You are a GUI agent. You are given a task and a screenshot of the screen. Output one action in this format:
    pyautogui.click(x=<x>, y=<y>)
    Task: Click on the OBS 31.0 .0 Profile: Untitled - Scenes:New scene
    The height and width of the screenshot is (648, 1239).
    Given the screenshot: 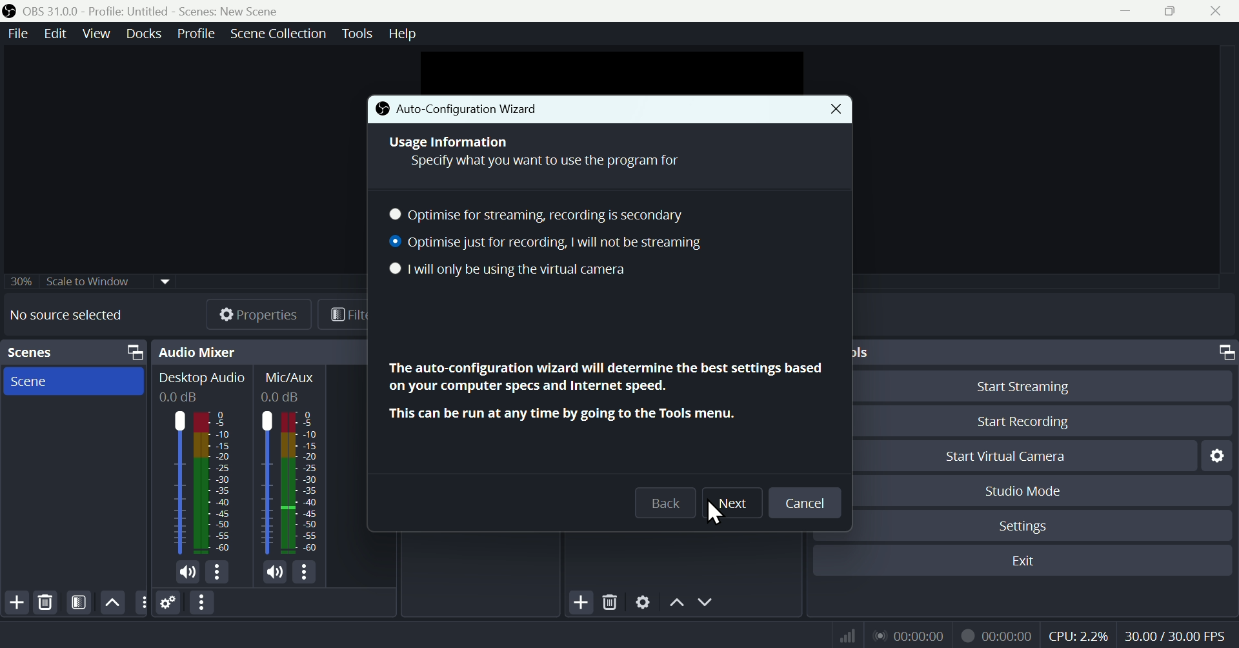 What is the action you would take?
    pyautogui.click(x=154, y=11)
    